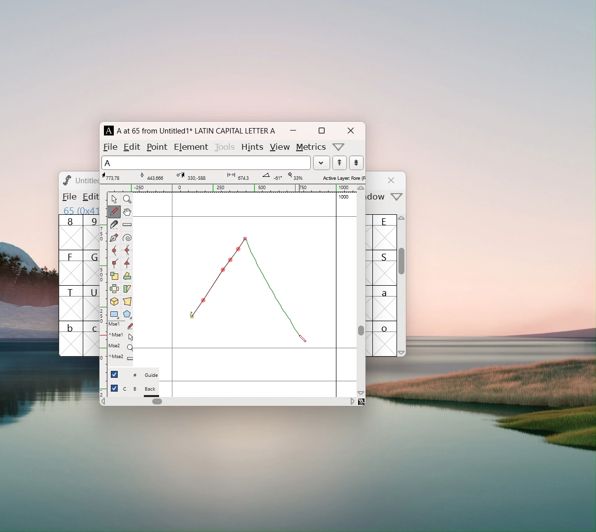 The width and height of the screenshot is (596, 532). Describe the element at coordinates (345, 197) in the screenshot. I see `1000` at that location.